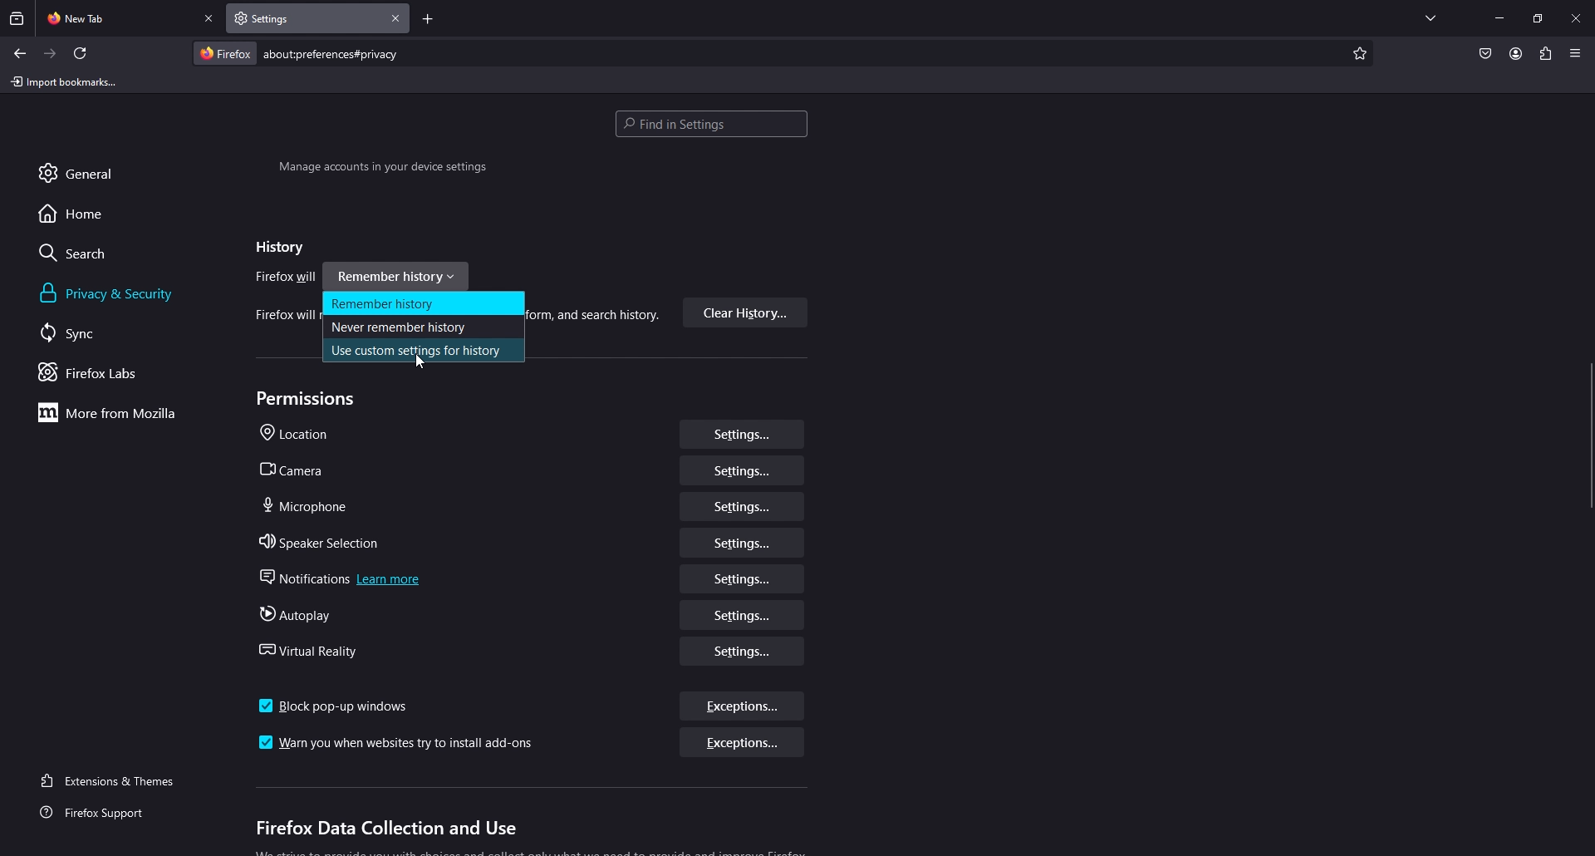  I want to click on close, so click(1578, 17).